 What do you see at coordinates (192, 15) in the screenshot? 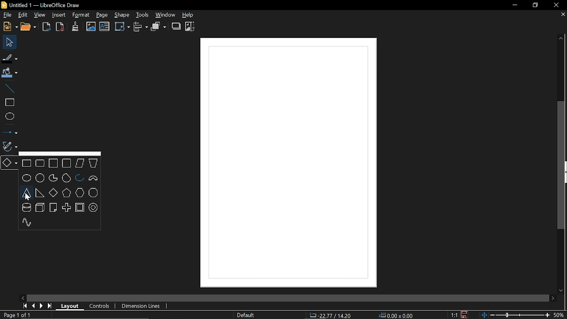
I see `Help` at bounding box center [192, 15].